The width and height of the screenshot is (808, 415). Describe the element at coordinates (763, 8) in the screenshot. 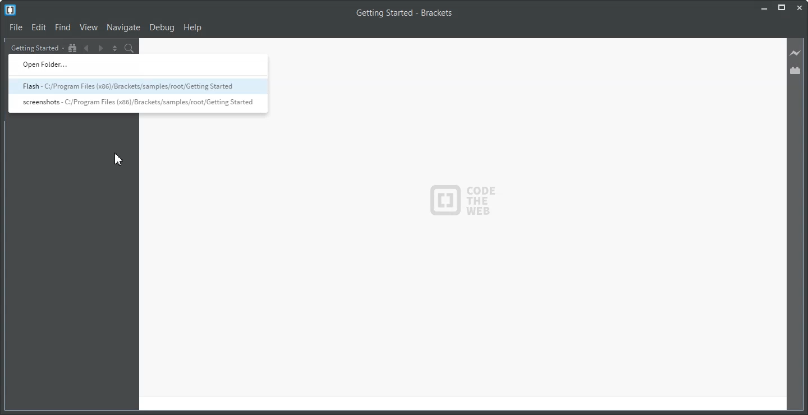

I see `Minimize` at that location.